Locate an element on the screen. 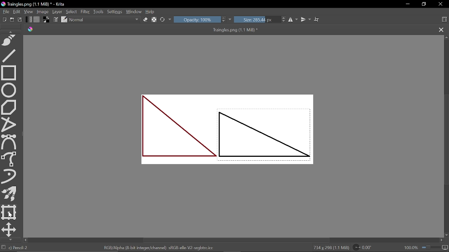  Wrap text tool is located at coordinates (317, 20).